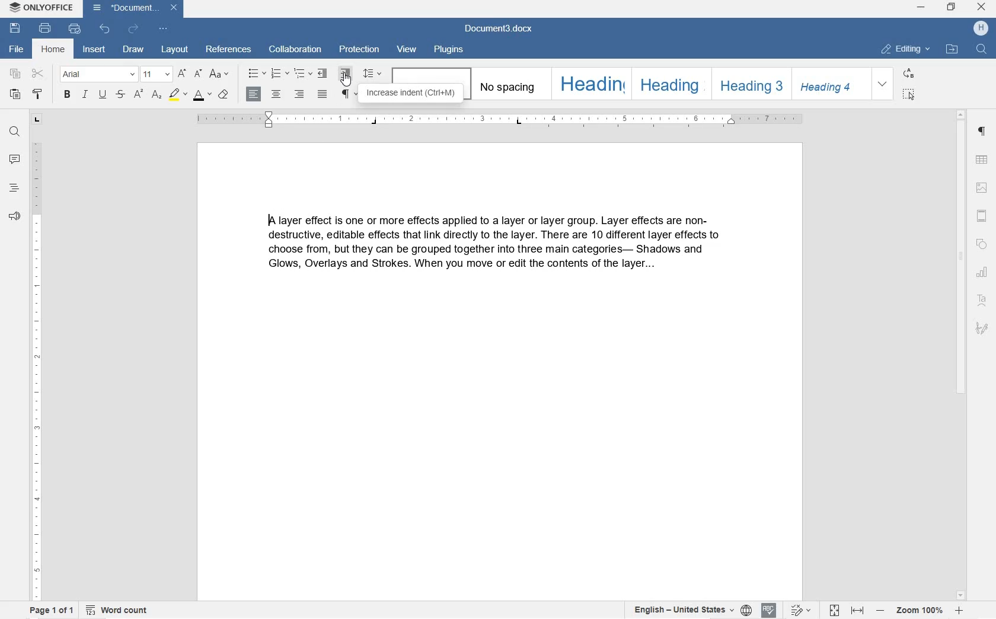  Describe the element at coordinates (359, 50) in the screenshot. I see `PROTECTION` at that location.